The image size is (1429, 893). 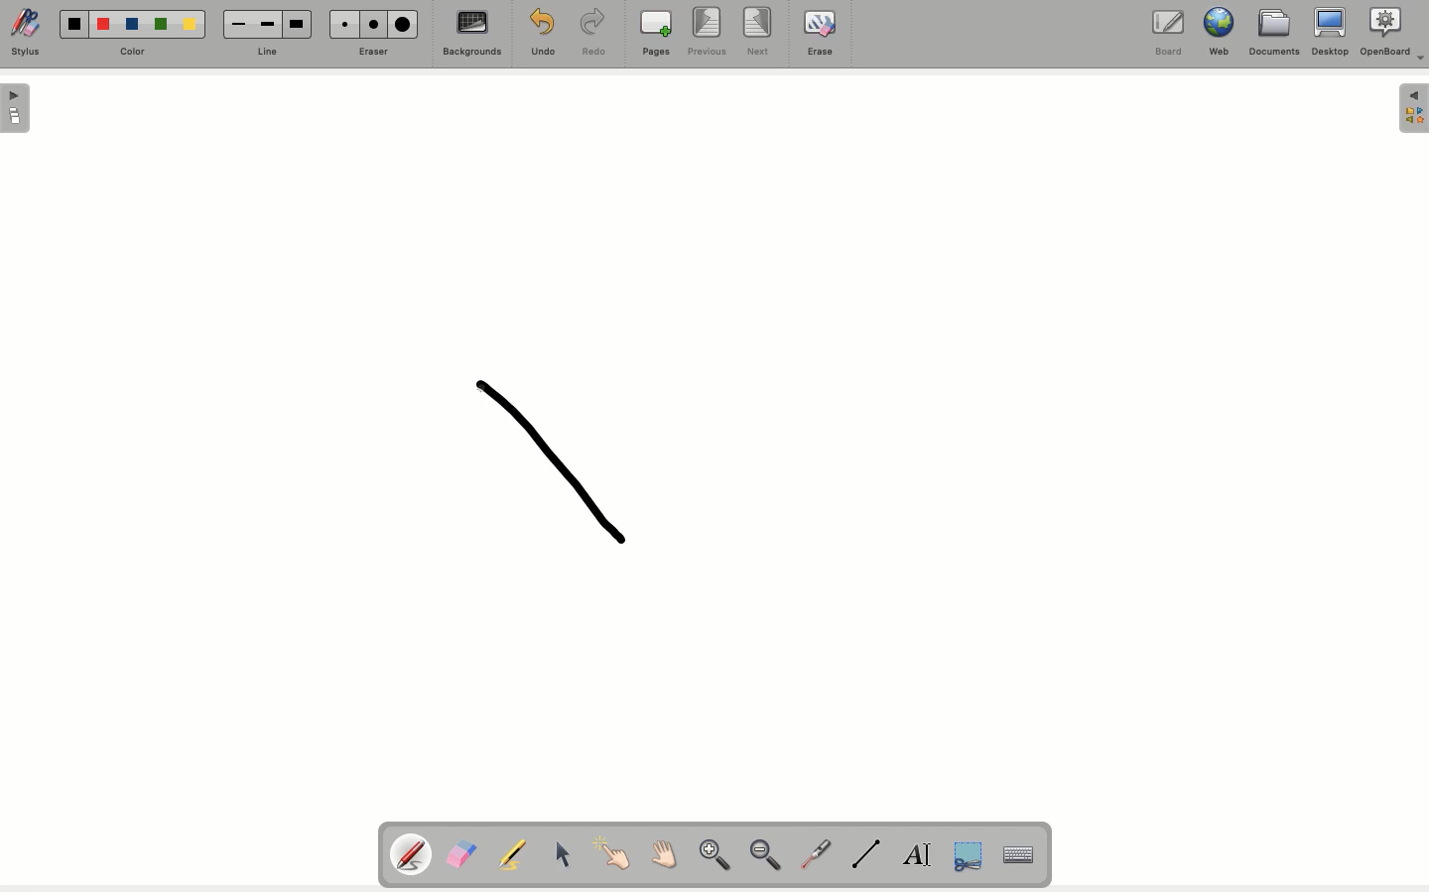 What do you see at coordinates (968, 857) in the screenshot?
I see `Cut` at bounding box center [968, 857].